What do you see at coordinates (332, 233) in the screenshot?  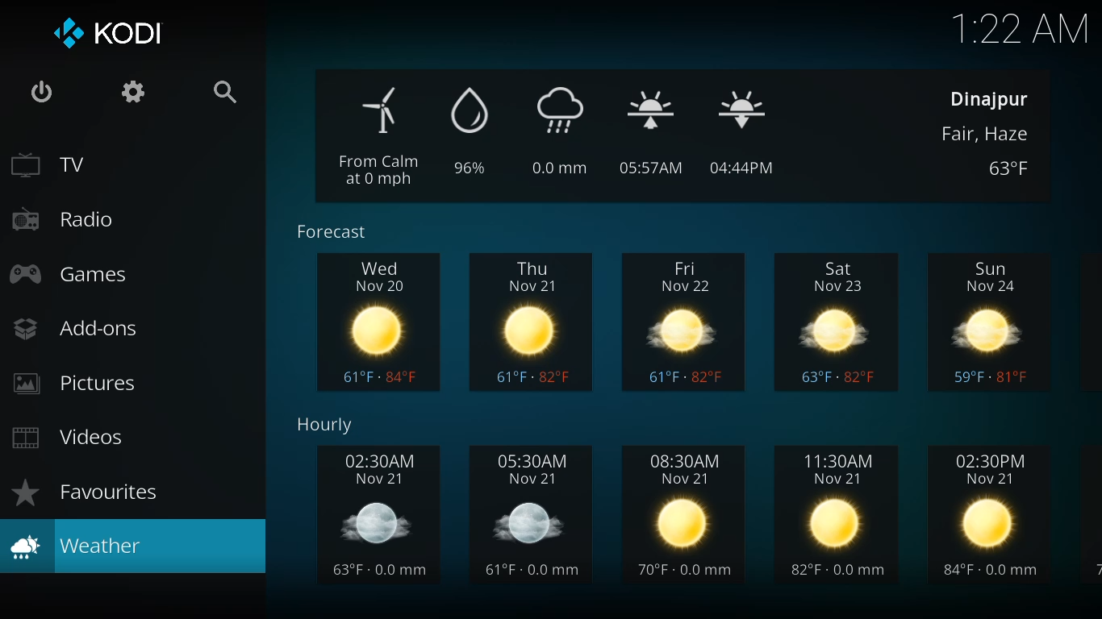 I see `forecast` at bounding box center [332, 233].